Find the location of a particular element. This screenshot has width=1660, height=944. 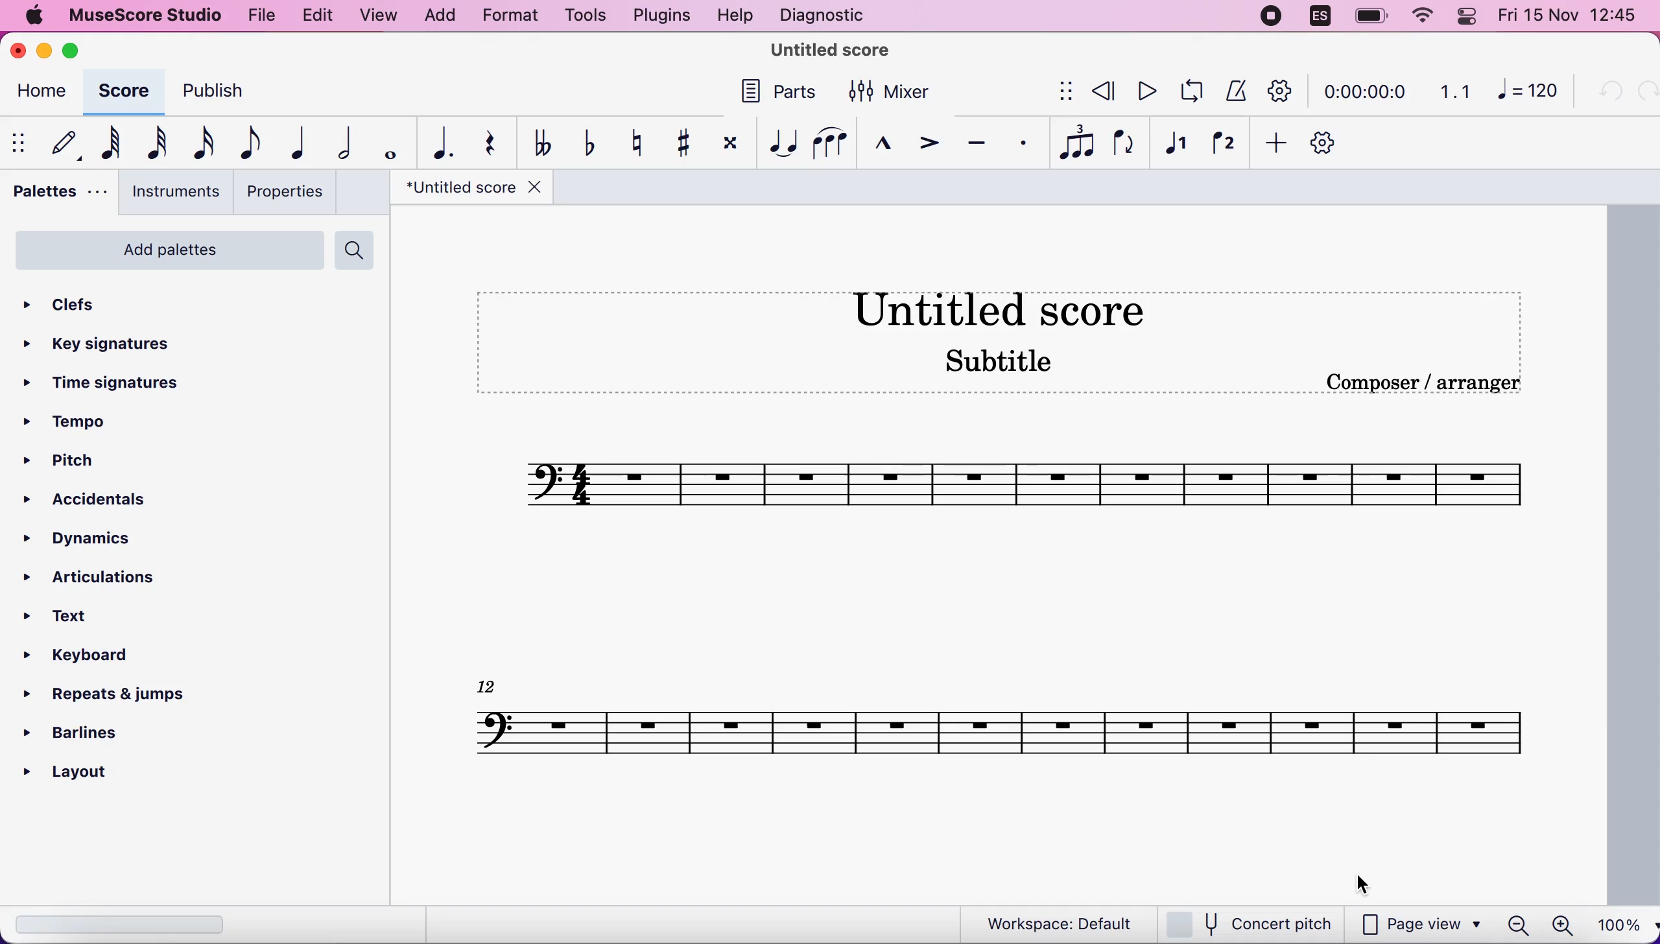

MuseScore Studio is located at coordinates (831, 49).